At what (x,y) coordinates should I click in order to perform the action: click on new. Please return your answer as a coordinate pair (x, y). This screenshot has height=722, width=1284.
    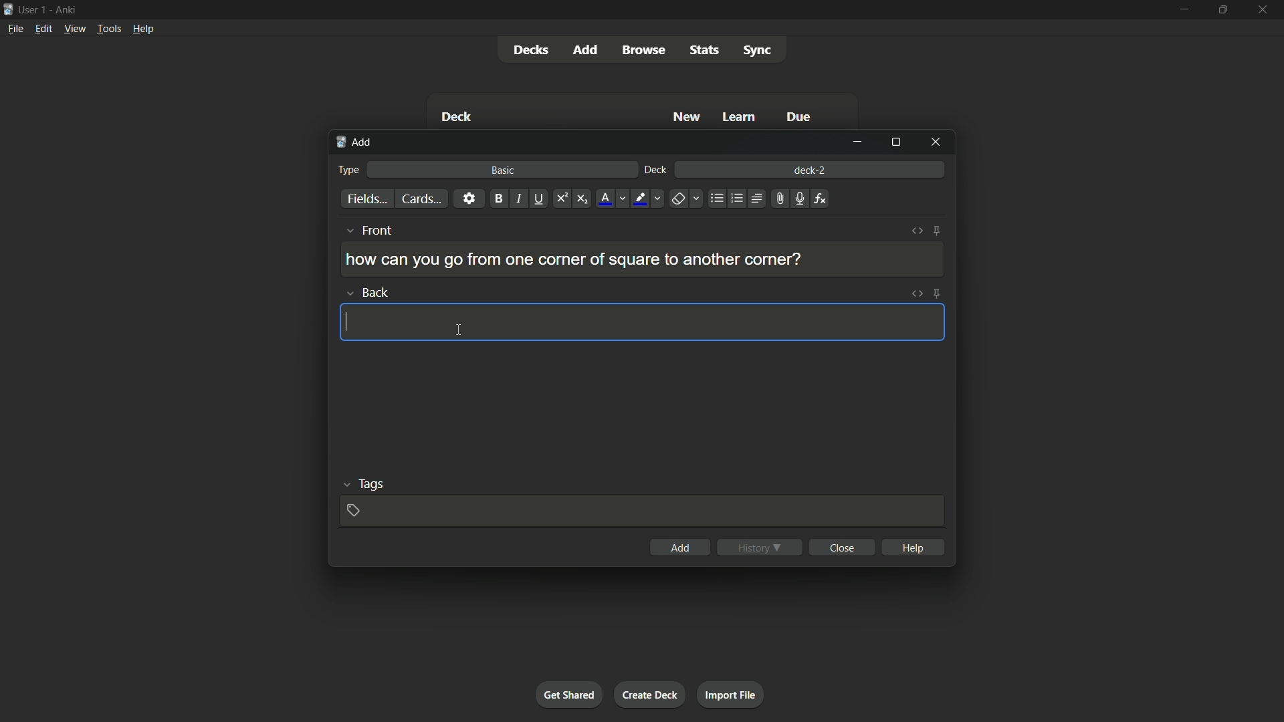
    Looking at the image, I should click on (687, 117).